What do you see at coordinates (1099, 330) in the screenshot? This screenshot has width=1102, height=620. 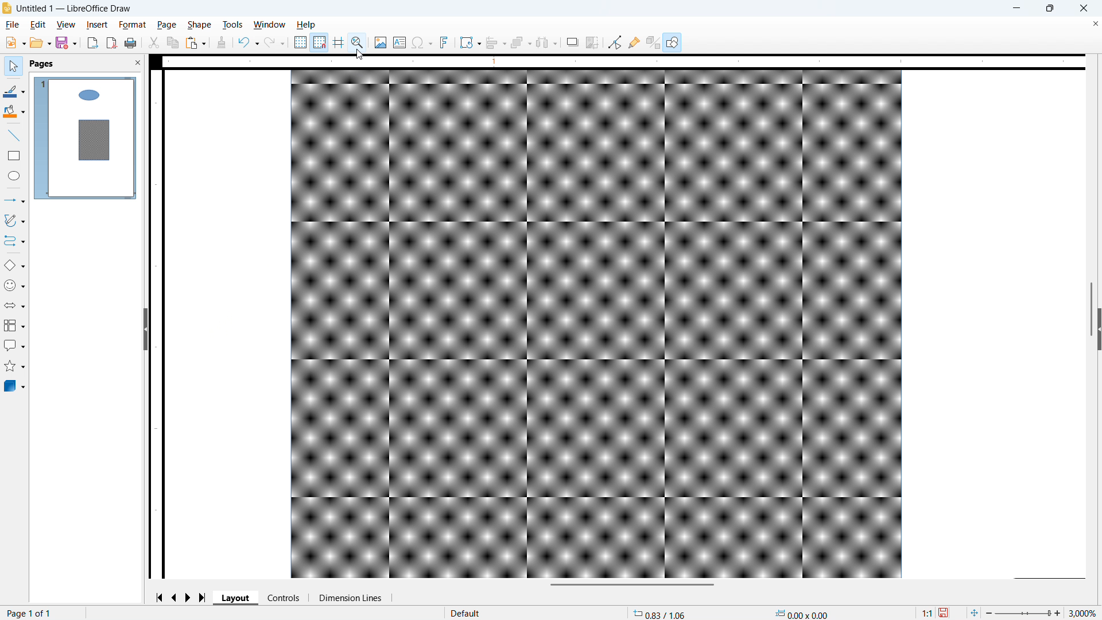 I see `Expand panel ` at bounding box center [1099, 330].